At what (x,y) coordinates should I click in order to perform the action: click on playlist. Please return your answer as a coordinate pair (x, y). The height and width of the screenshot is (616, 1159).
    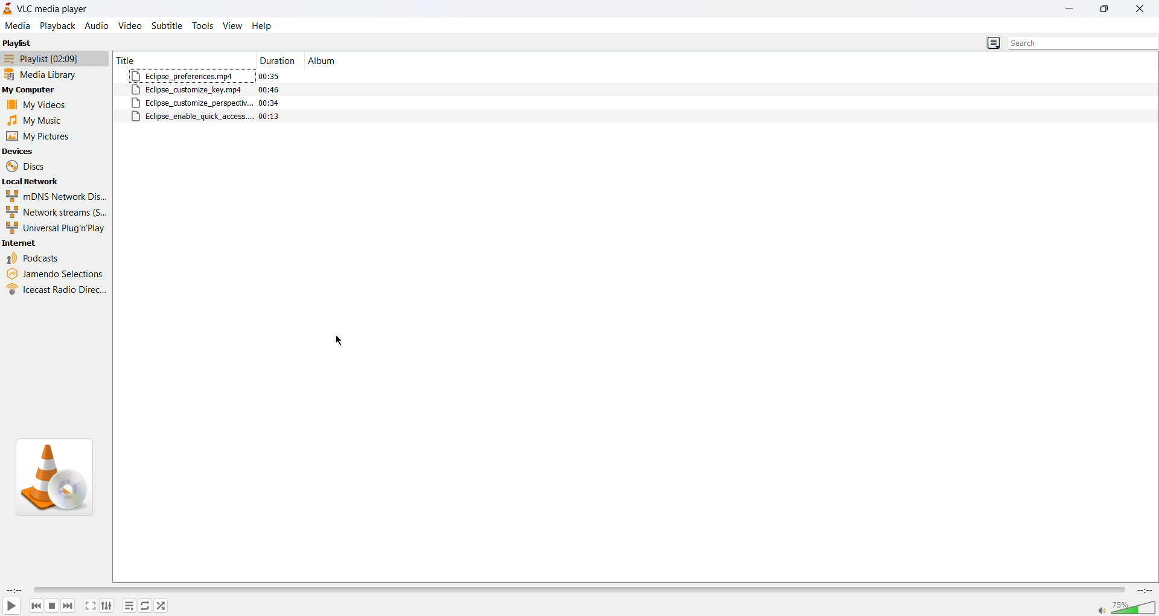
    Looking at the image, I should click on (129, 606).